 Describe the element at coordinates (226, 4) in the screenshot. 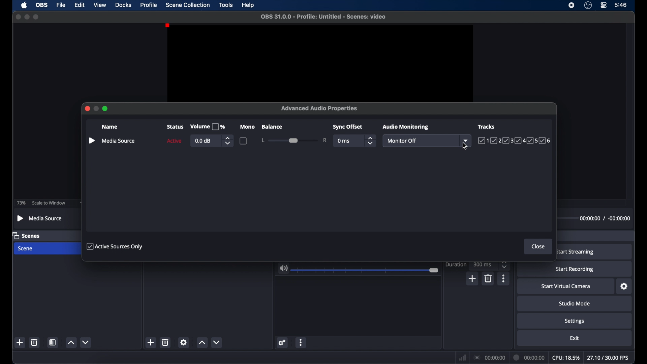

I see `tools` at that location.